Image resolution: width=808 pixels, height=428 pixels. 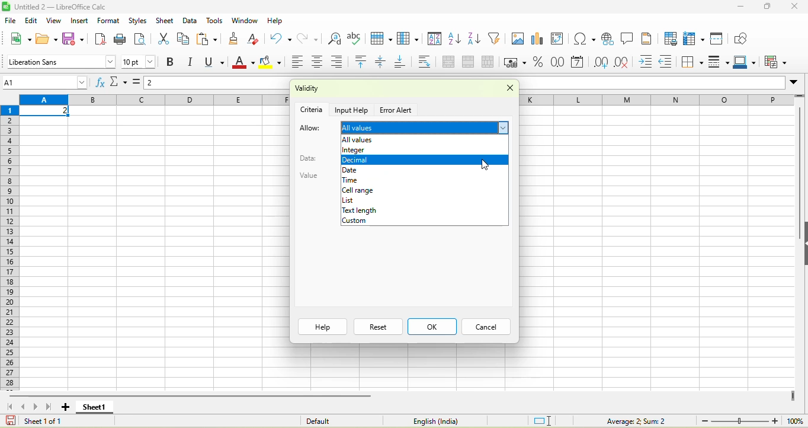 I want to click on scroll to first sheet, so click(x=9, y=406).